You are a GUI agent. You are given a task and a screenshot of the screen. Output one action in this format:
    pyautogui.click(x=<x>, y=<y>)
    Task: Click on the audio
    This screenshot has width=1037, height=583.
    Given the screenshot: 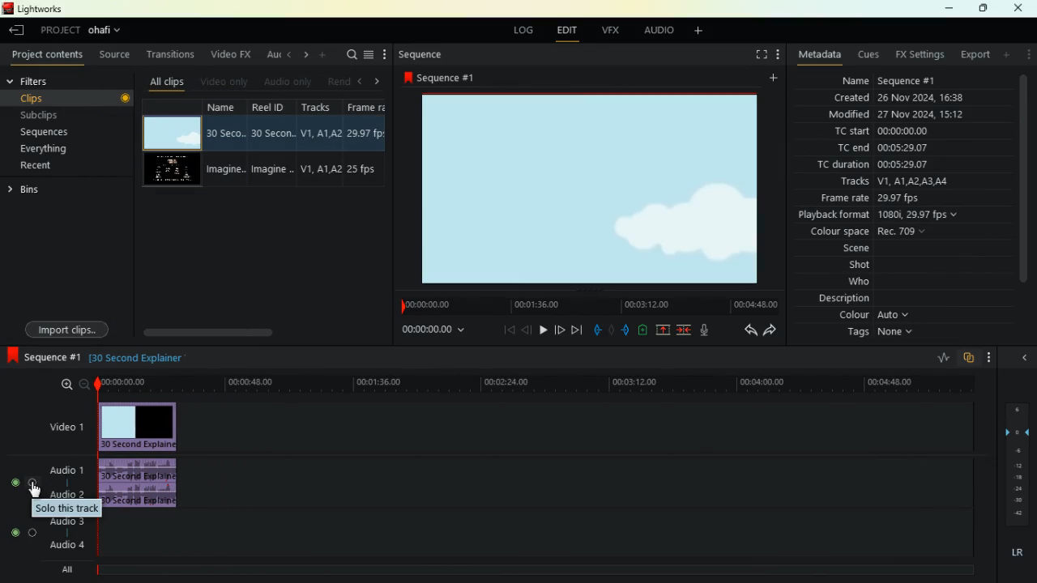 What is the action you would take?
    pyautogui.click(x=66, y=471)
    